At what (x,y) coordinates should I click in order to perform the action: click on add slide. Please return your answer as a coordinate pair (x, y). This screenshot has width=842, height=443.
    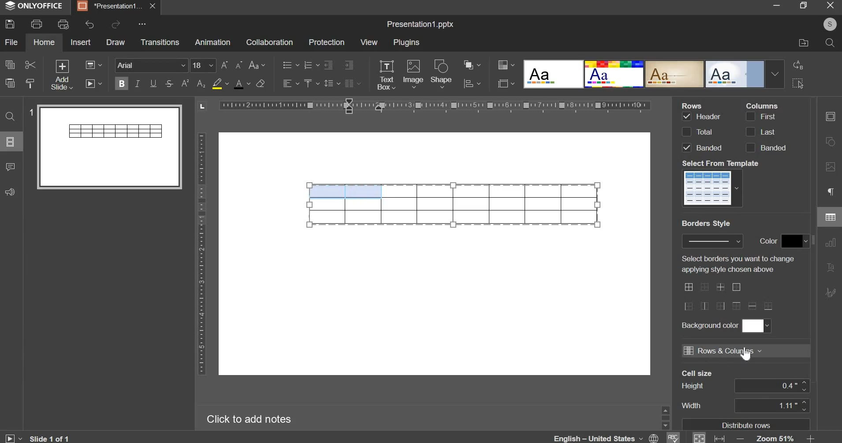
    Looking at the image, I should click on (62, 75).